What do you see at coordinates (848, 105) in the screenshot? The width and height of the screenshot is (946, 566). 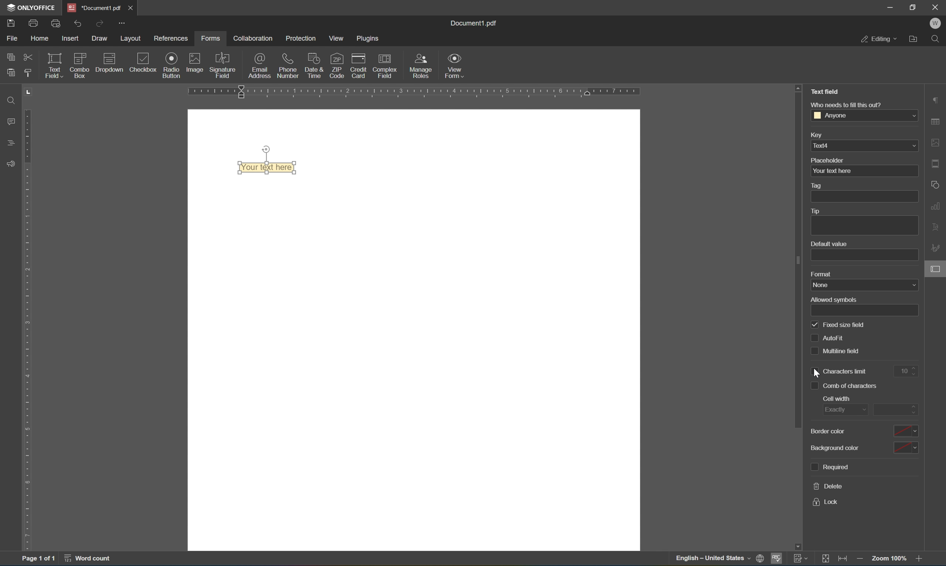 I see `who needs to fill this out?` at bounding box center [848, 105].